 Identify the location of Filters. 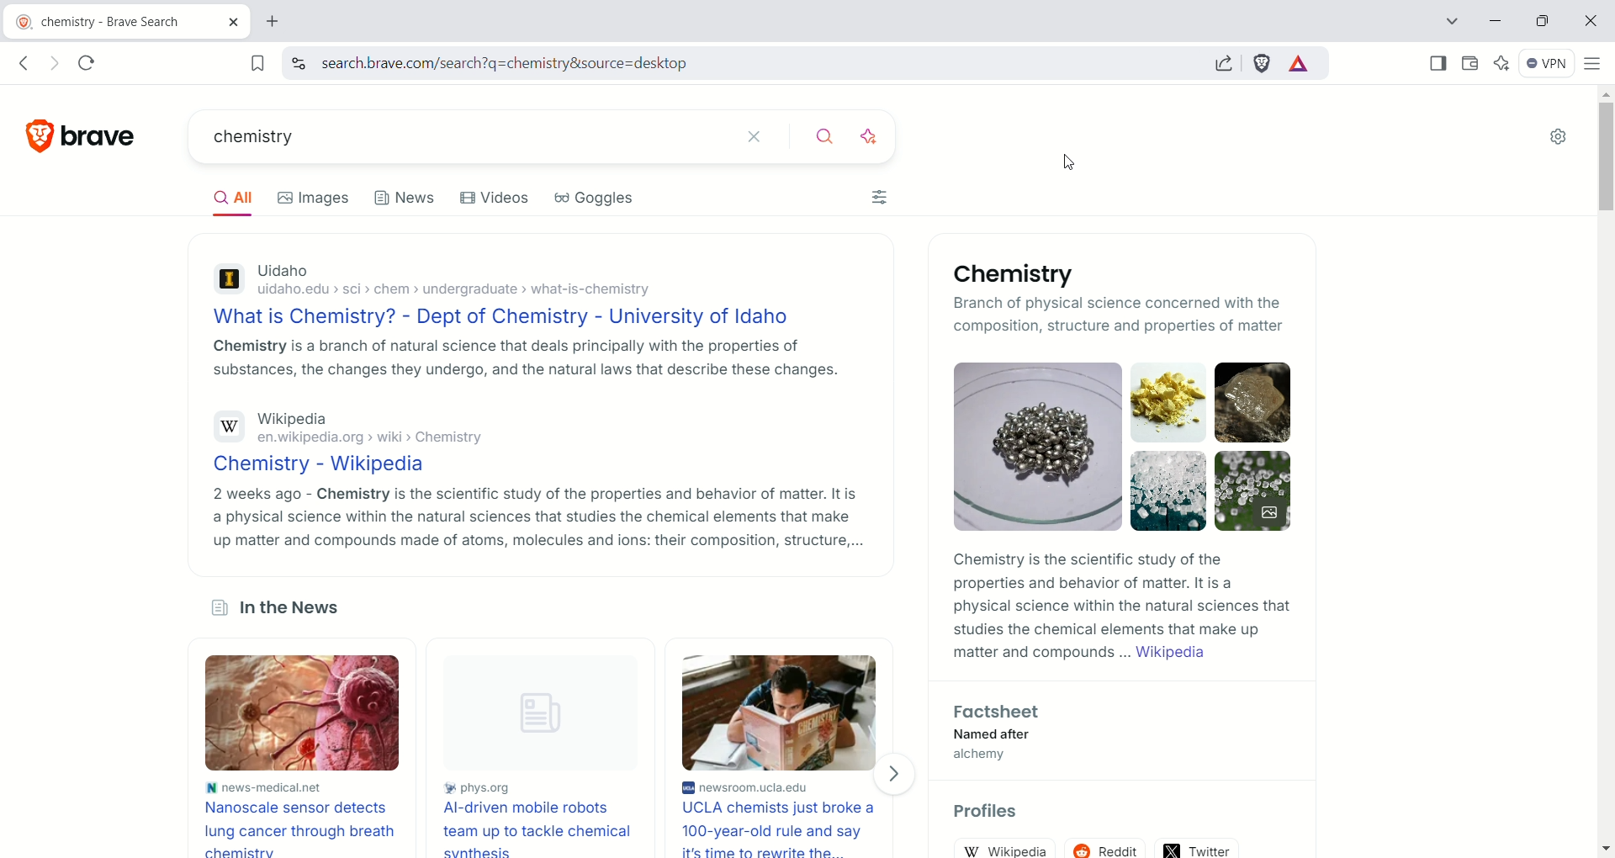
(885, 194).